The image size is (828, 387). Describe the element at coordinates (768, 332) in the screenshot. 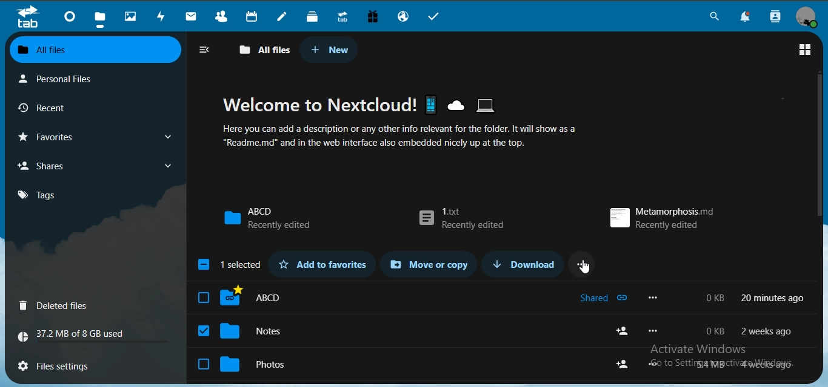

I see `2 weeks ago` at that location.